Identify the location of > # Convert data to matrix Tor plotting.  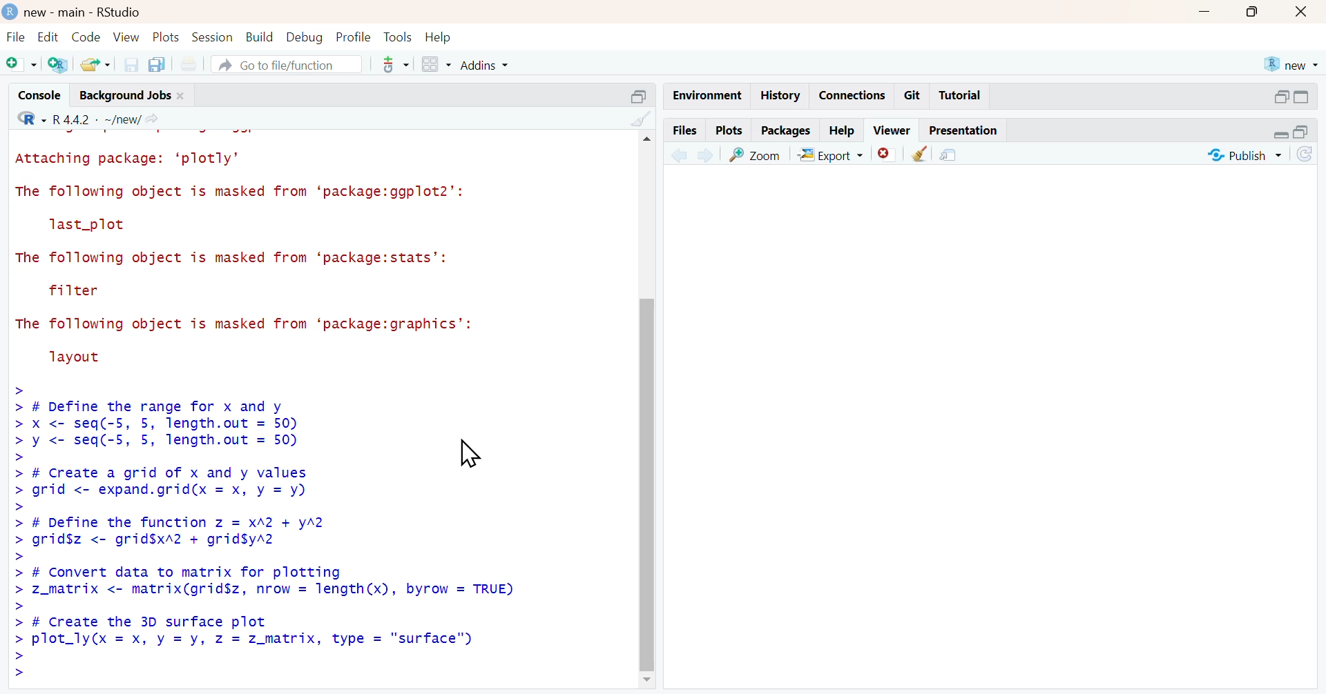
(217, 571).